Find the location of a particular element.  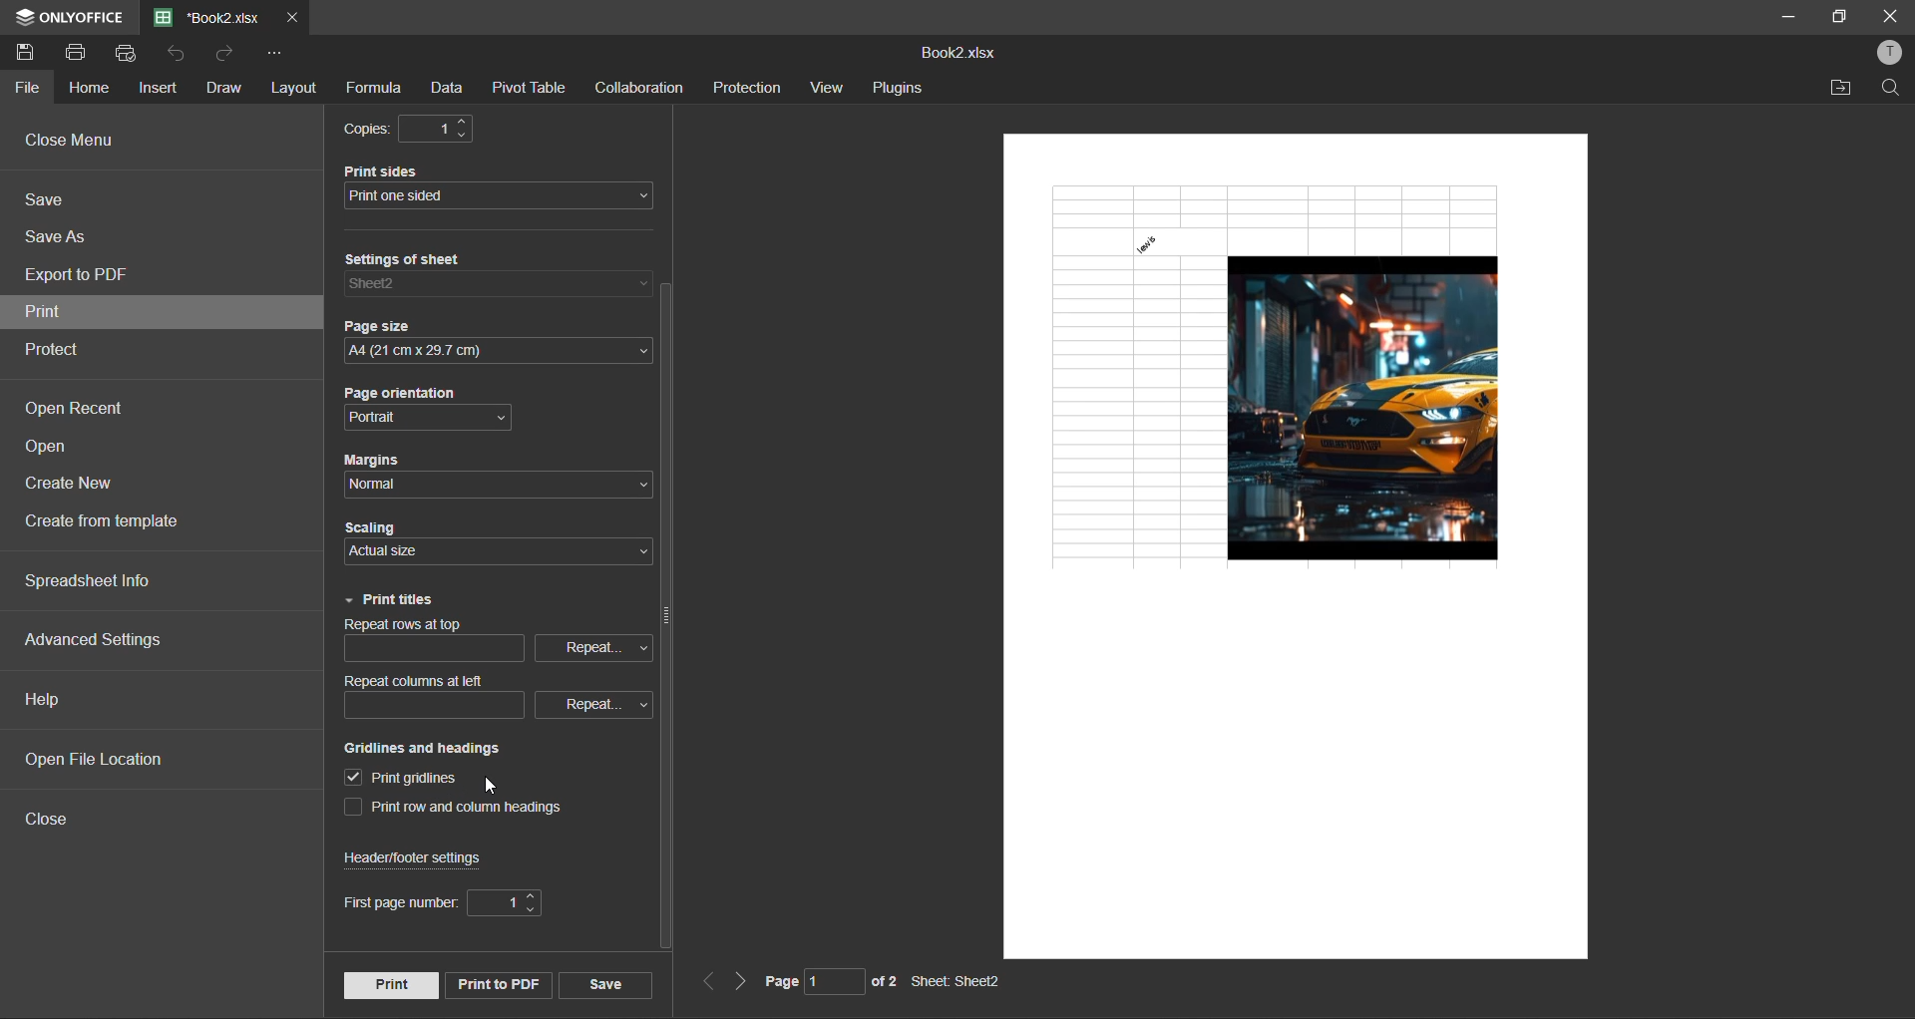

open file location is located at coordinates (101, 760).